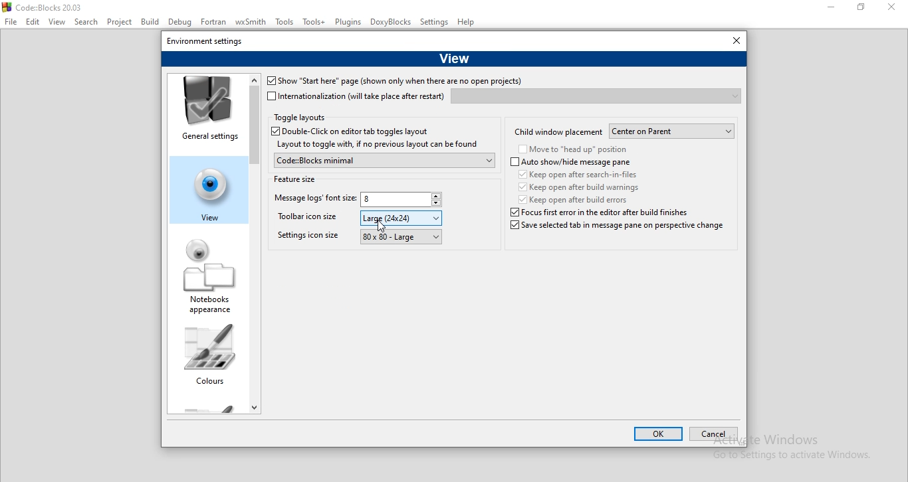 This screenshot has height=482, width=908. What do you see at coordinates (577, 187) in the screenshot?
I see ` Keep open after build warnings` at bounding box center [577, 187].